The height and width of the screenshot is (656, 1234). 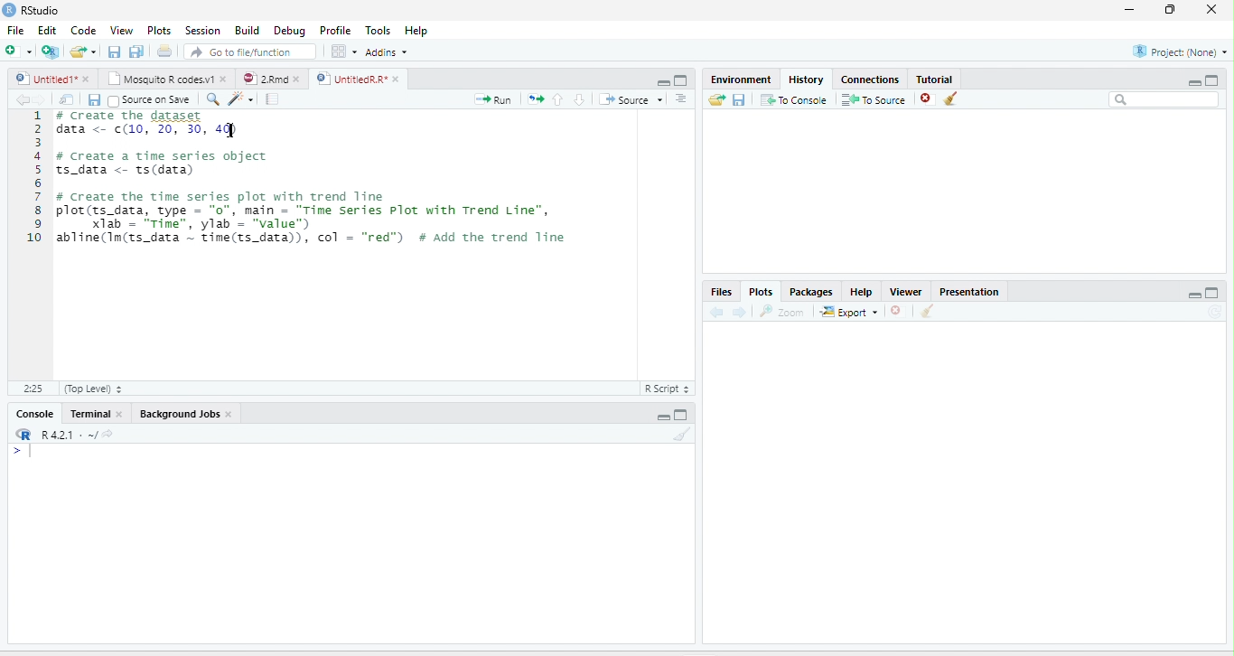 I want to click on Save current document, so click(x=114, y=51).